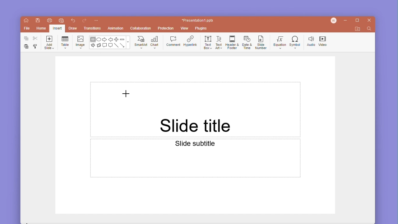  Describe the element at coordinates (73, 28) in the screenshot. I see `draw` at that location.